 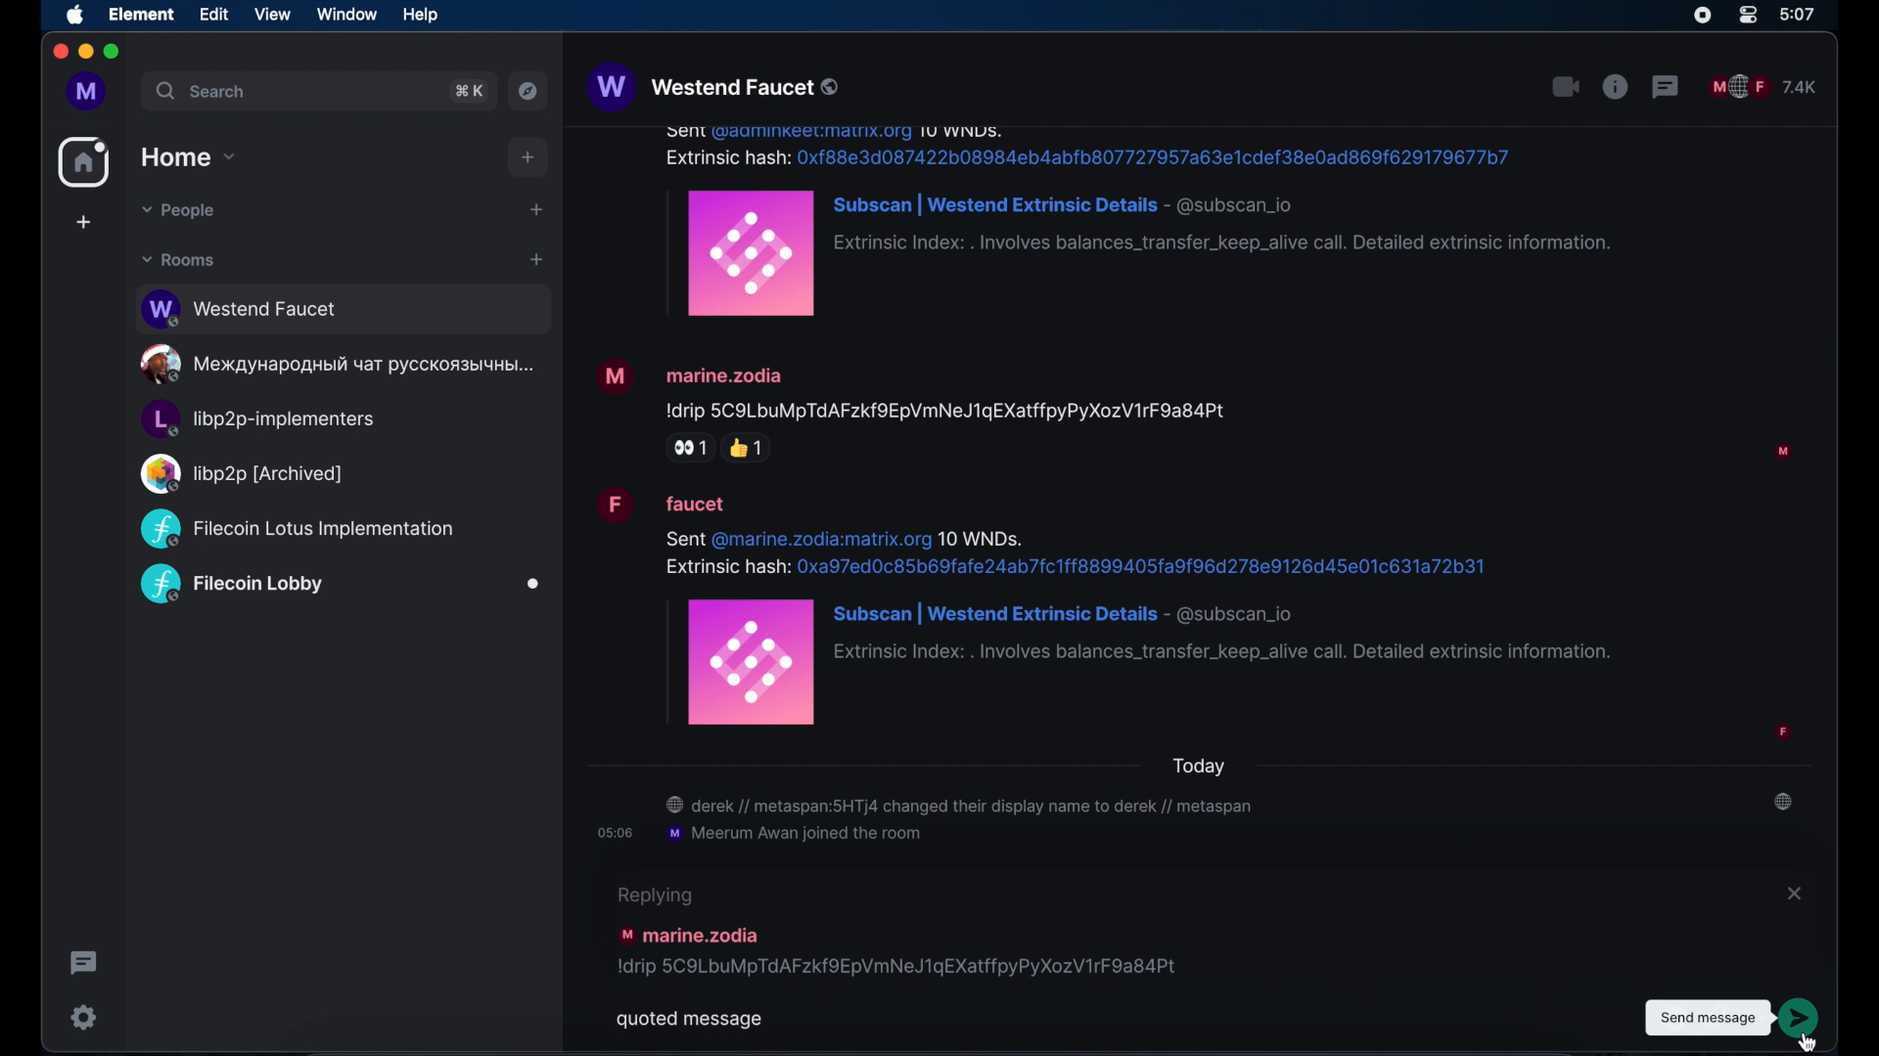 What do you see at coordinates (1782, 157) in the screenshot?
I see `participant profile picture` at bounding box center [1782, 157].